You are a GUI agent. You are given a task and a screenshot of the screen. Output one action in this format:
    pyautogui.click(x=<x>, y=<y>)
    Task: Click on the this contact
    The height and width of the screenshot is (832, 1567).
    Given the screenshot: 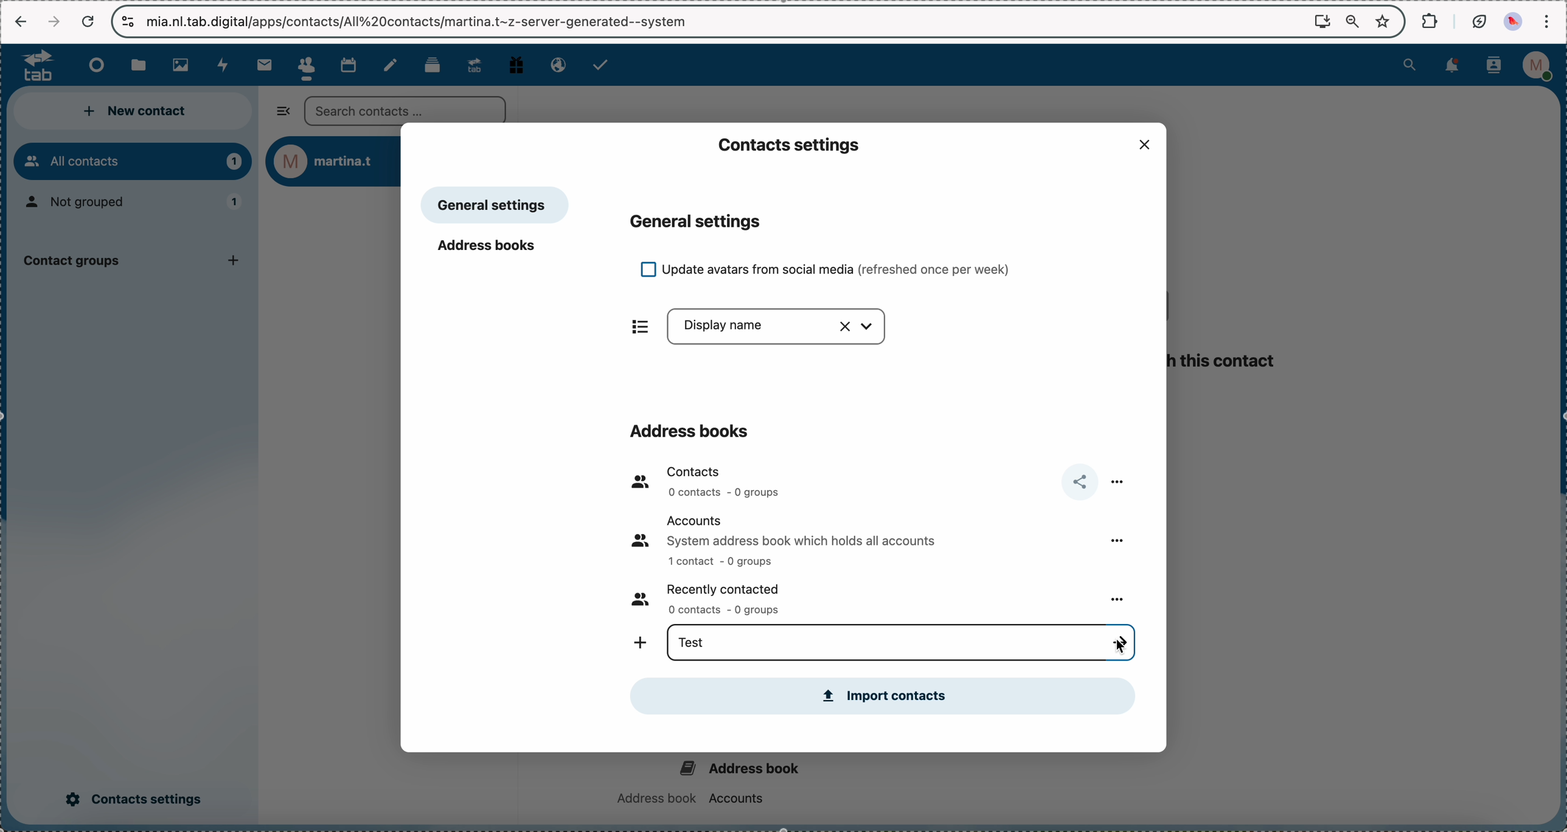 What is the action you would take?
    pyautogui.click(x=1226, y=361)
    